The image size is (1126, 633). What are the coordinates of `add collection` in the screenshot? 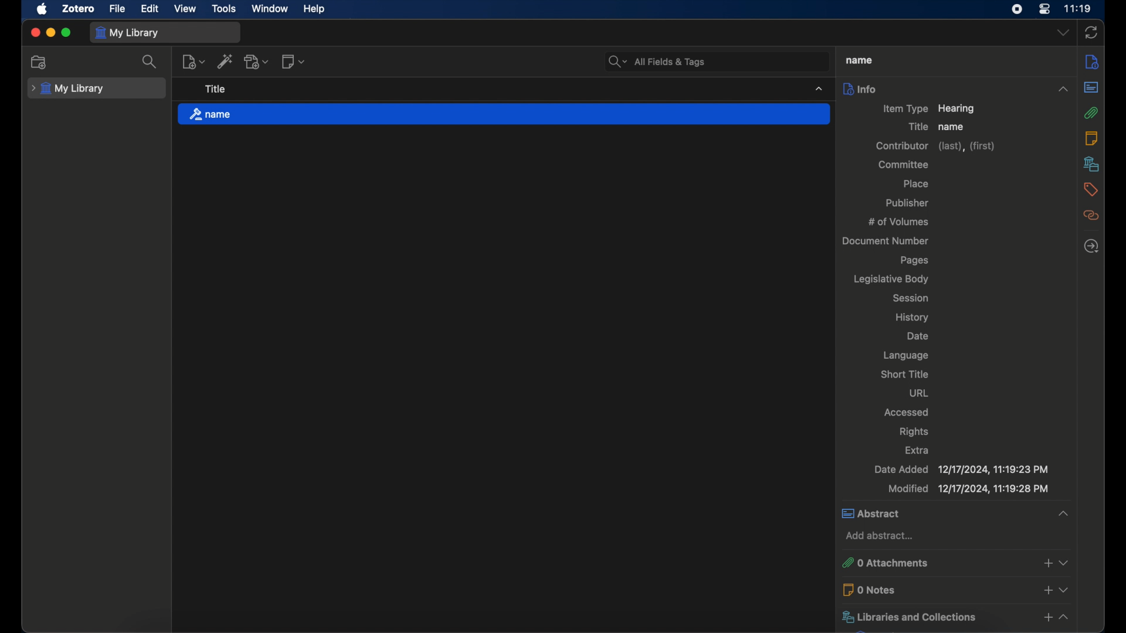 It's located at (39, 62).